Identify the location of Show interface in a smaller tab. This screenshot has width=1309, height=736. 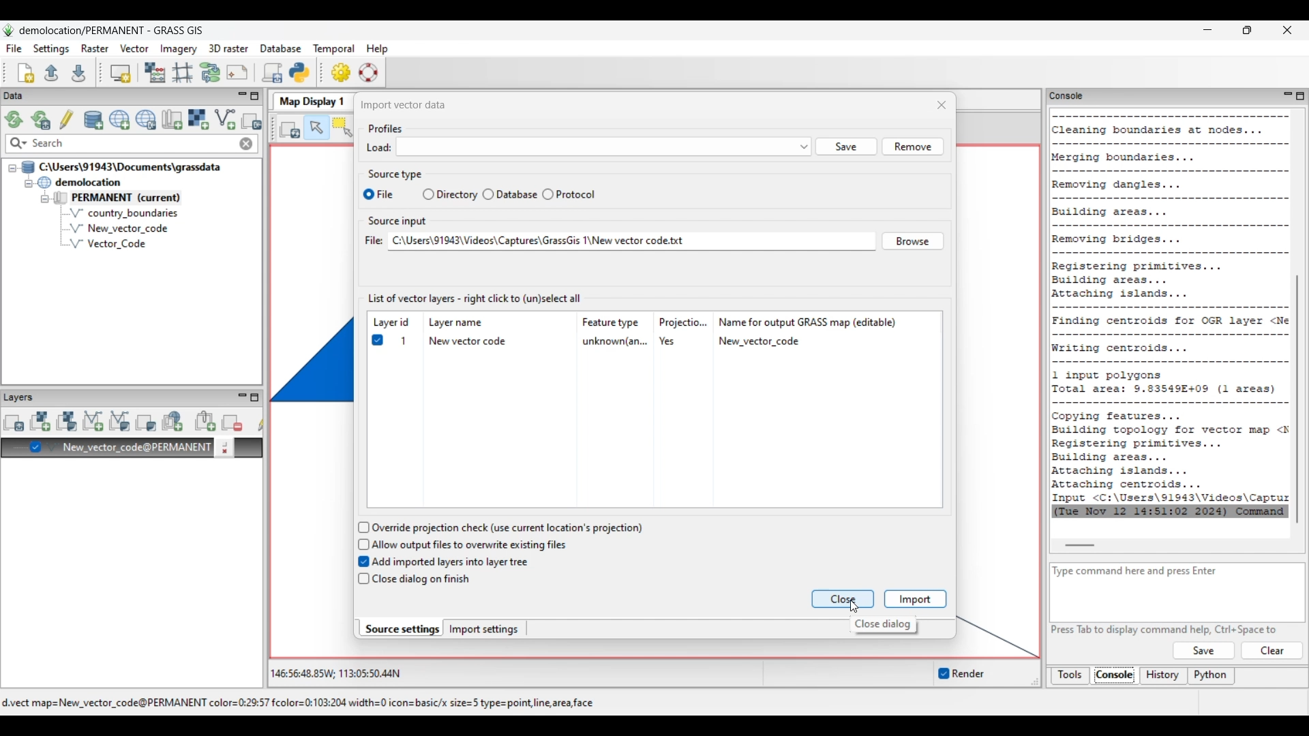
(1247, 30).